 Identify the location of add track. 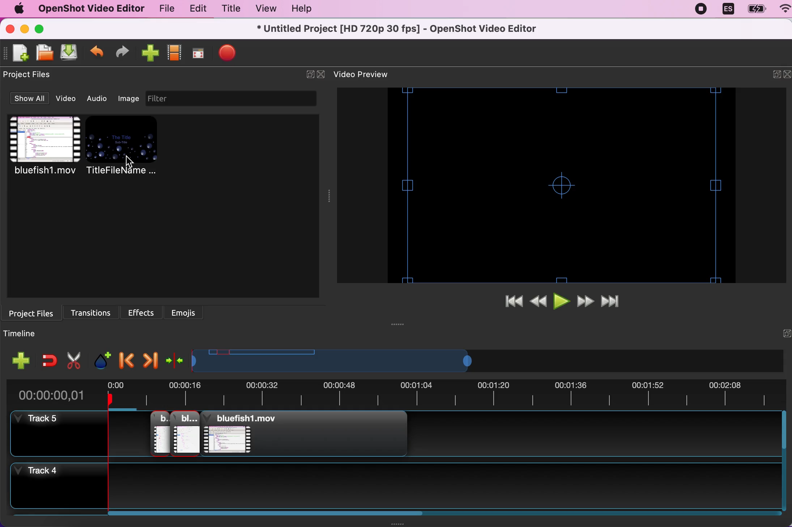
(22, 361).